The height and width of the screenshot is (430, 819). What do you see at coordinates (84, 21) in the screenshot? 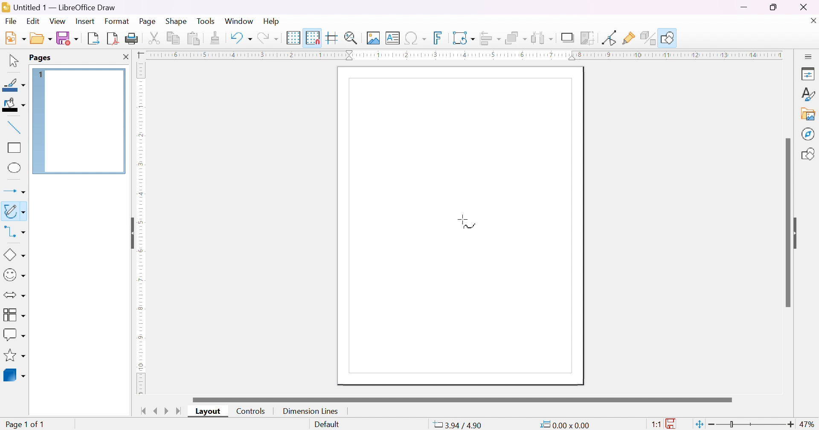
I see `insert` at bounding box center [84, 21].